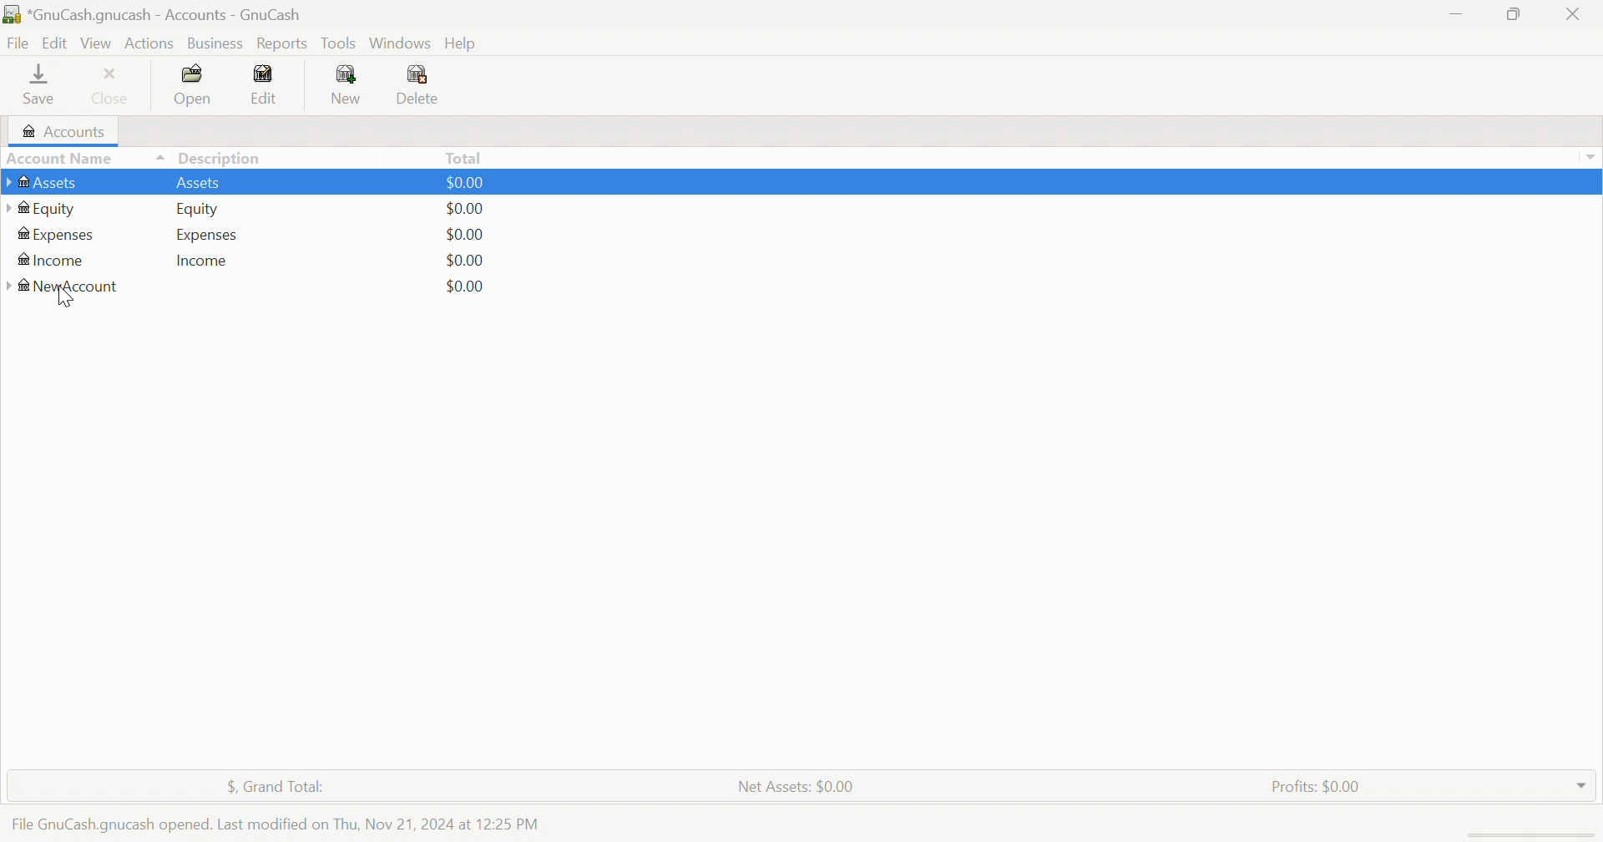  I want to click on Delete, so click(422, 87).